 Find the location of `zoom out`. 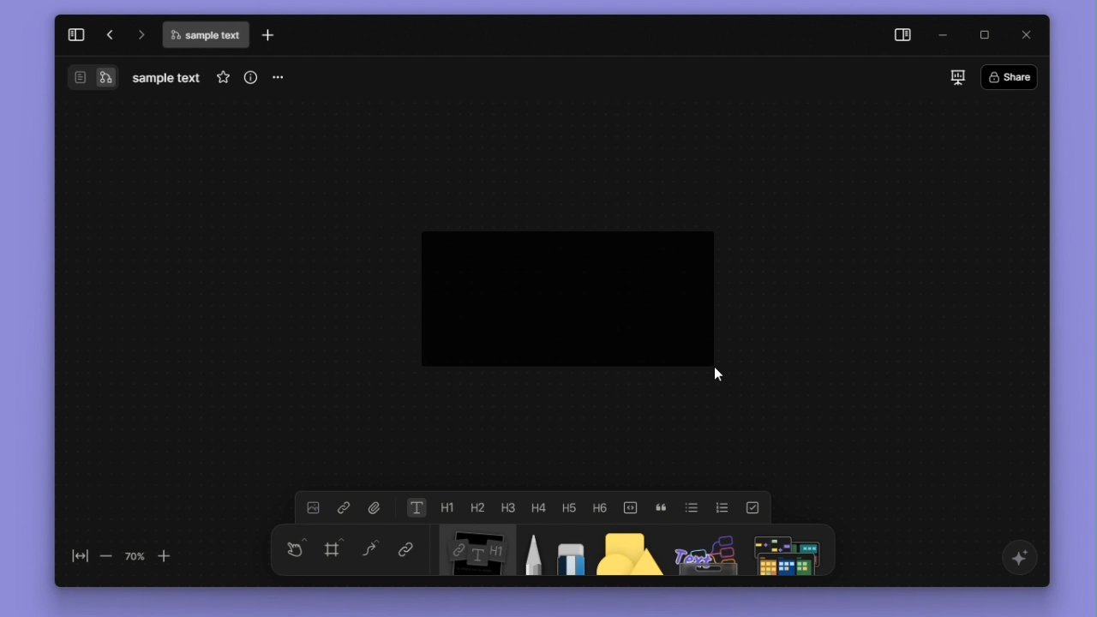

zoom out is located at coordinates (106, 557).